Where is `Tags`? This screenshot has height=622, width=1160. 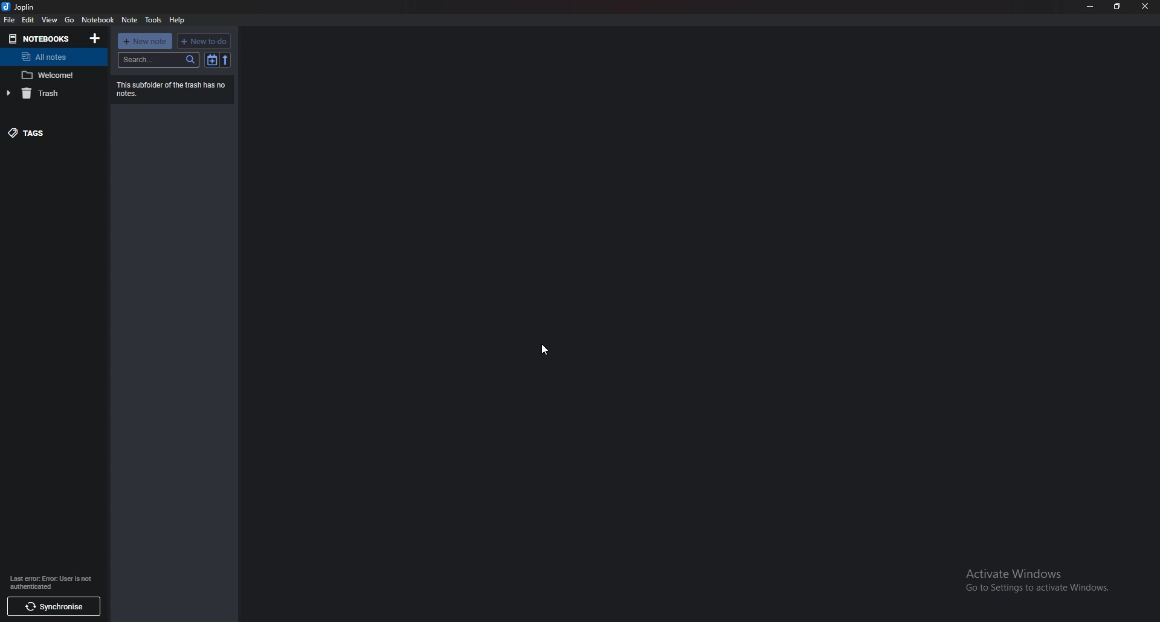
Tags is located at coordinates (48, 130).